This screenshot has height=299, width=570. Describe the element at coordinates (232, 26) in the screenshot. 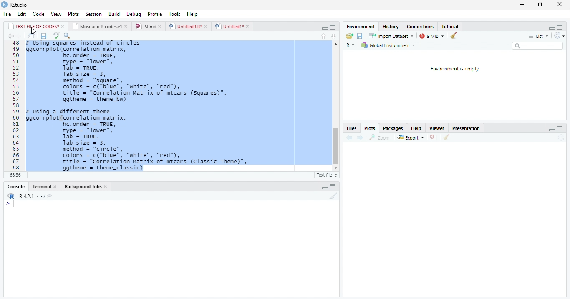

I see ` Untitied1` at that location.